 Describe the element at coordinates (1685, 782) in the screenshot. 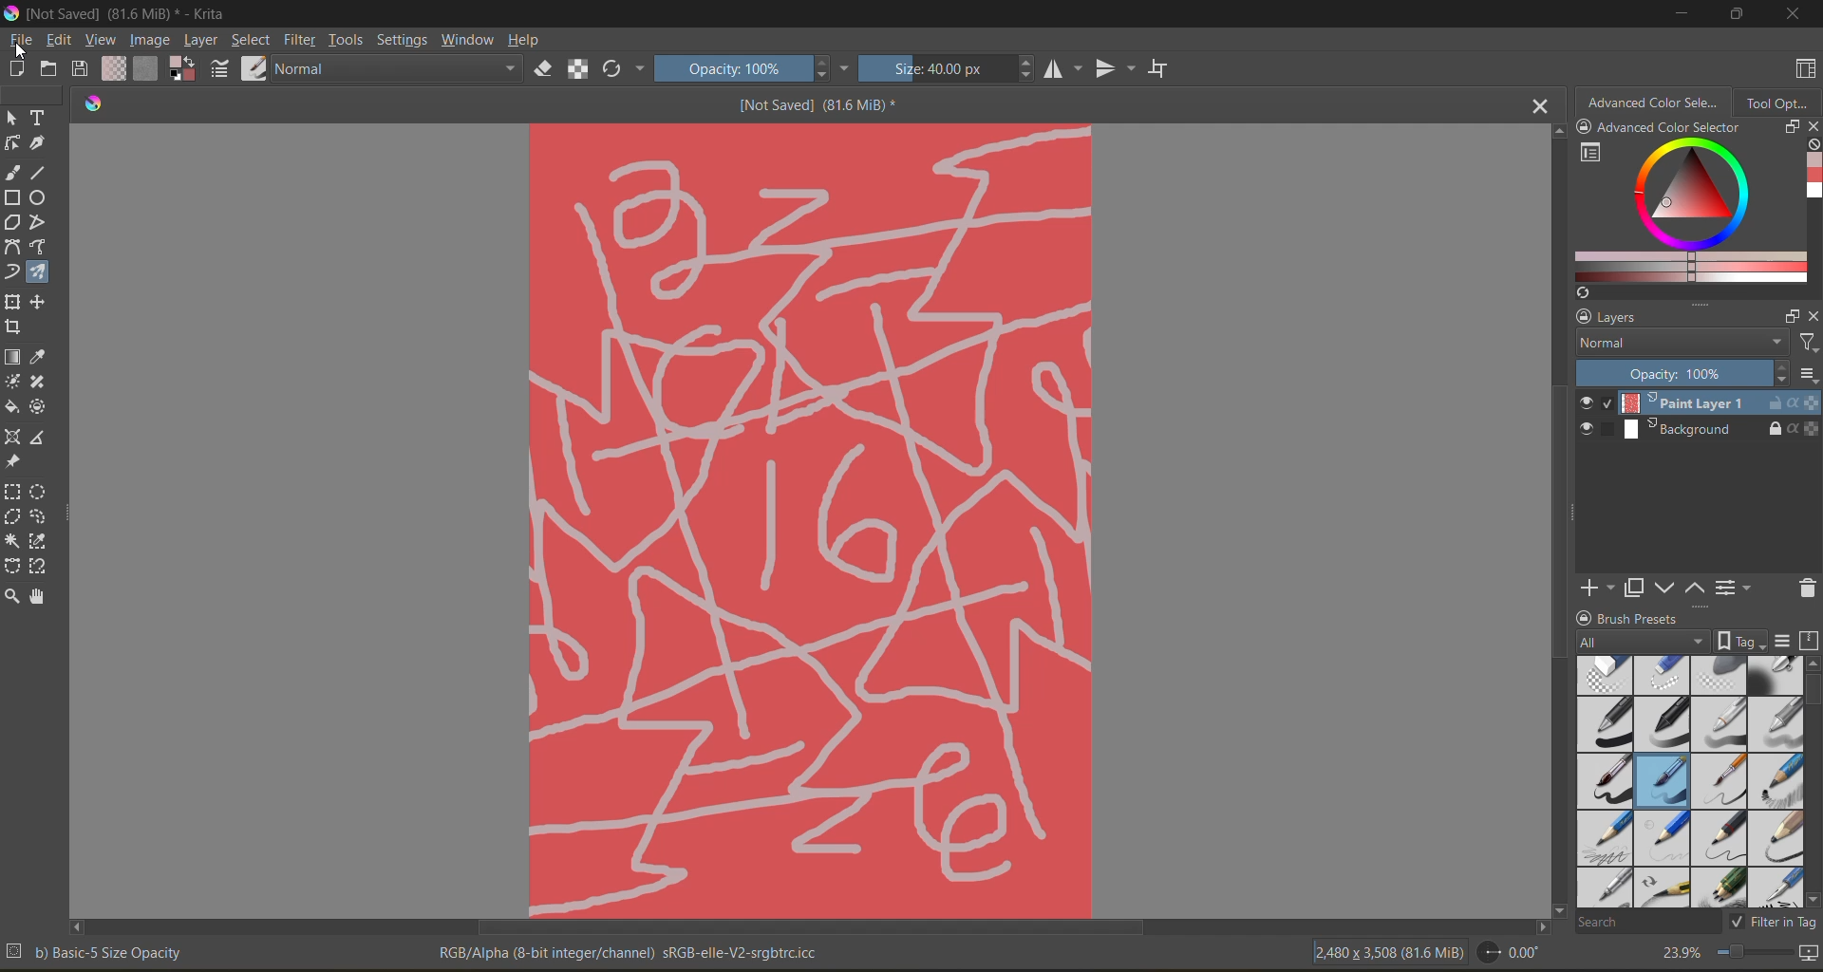

I see `brush presets` at that location.